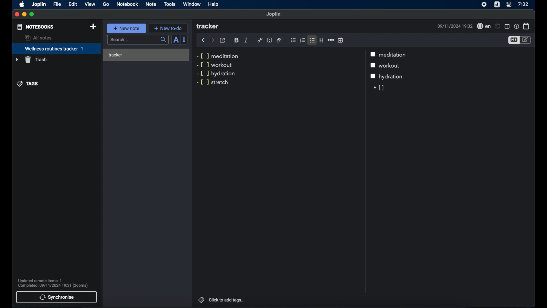 This screenshot has width=547, height=308. I want to click on tracker, so click(208, 27).